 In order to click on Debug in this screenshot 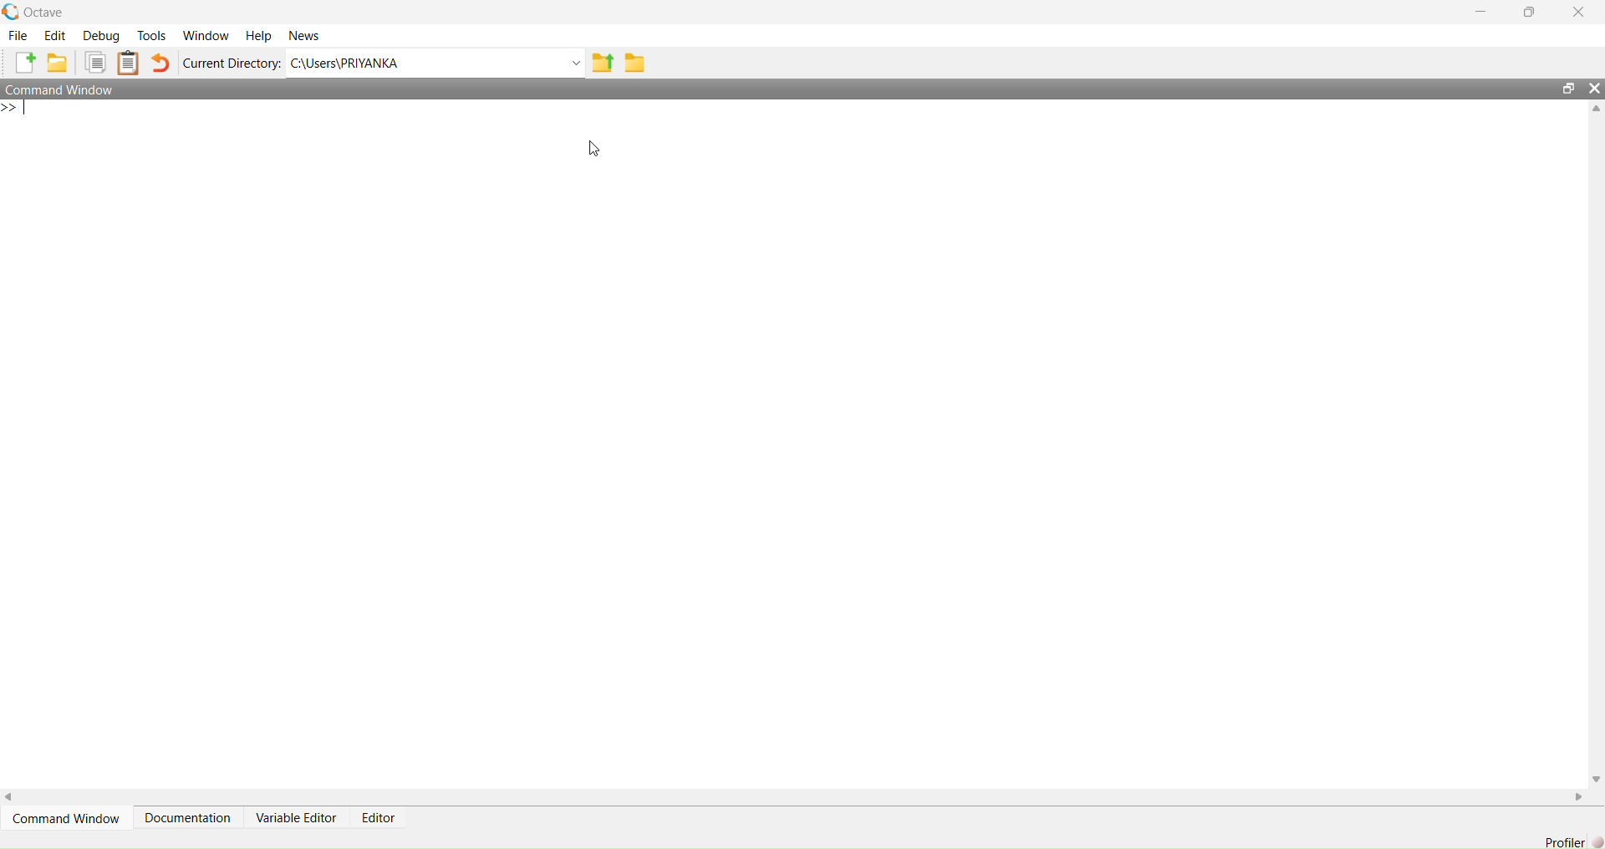, I will do `click(101, 35)`.